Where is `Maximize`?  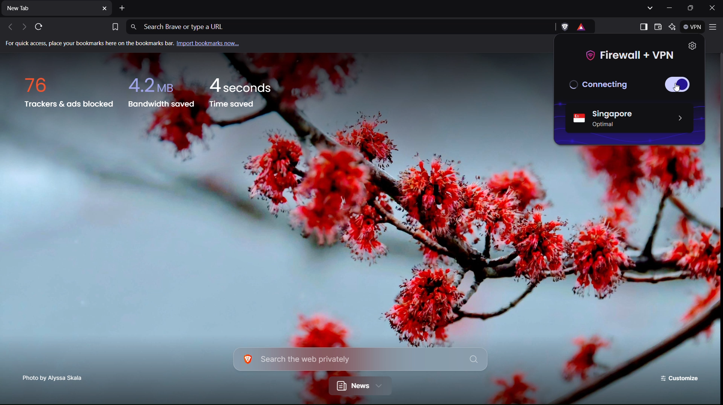 Maximize is located at coordinates (693, 8).